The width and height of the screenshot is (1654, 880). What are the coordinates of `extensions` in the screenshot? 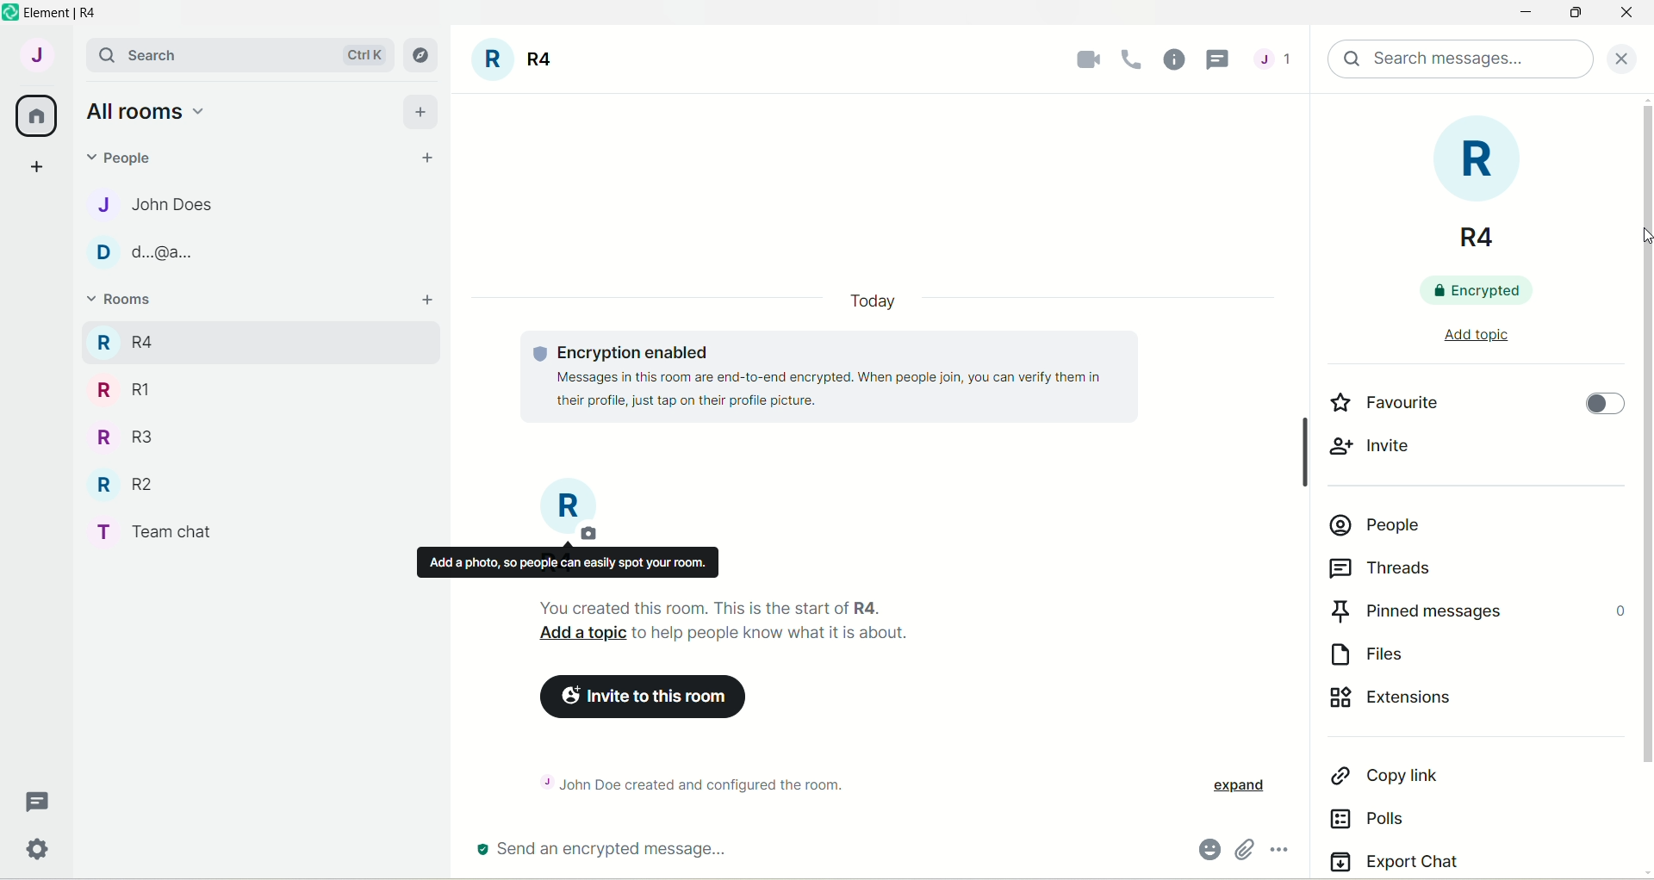 It's located at (1415, 702).